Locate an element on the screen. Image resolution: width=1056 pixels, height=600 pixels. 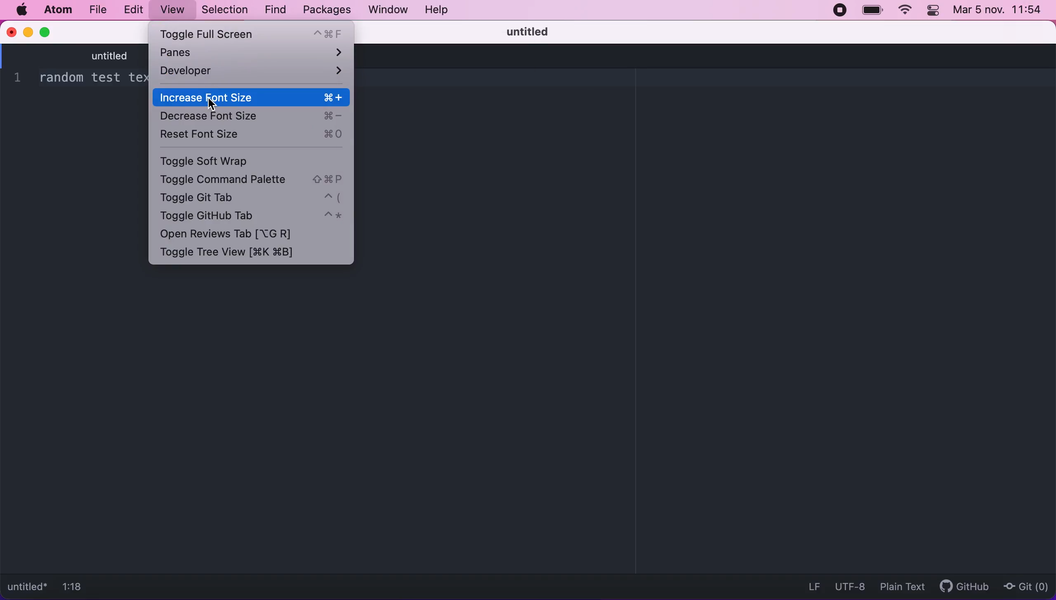
Mar 5 nov. 11:54 is located at coordinates (999, 10).